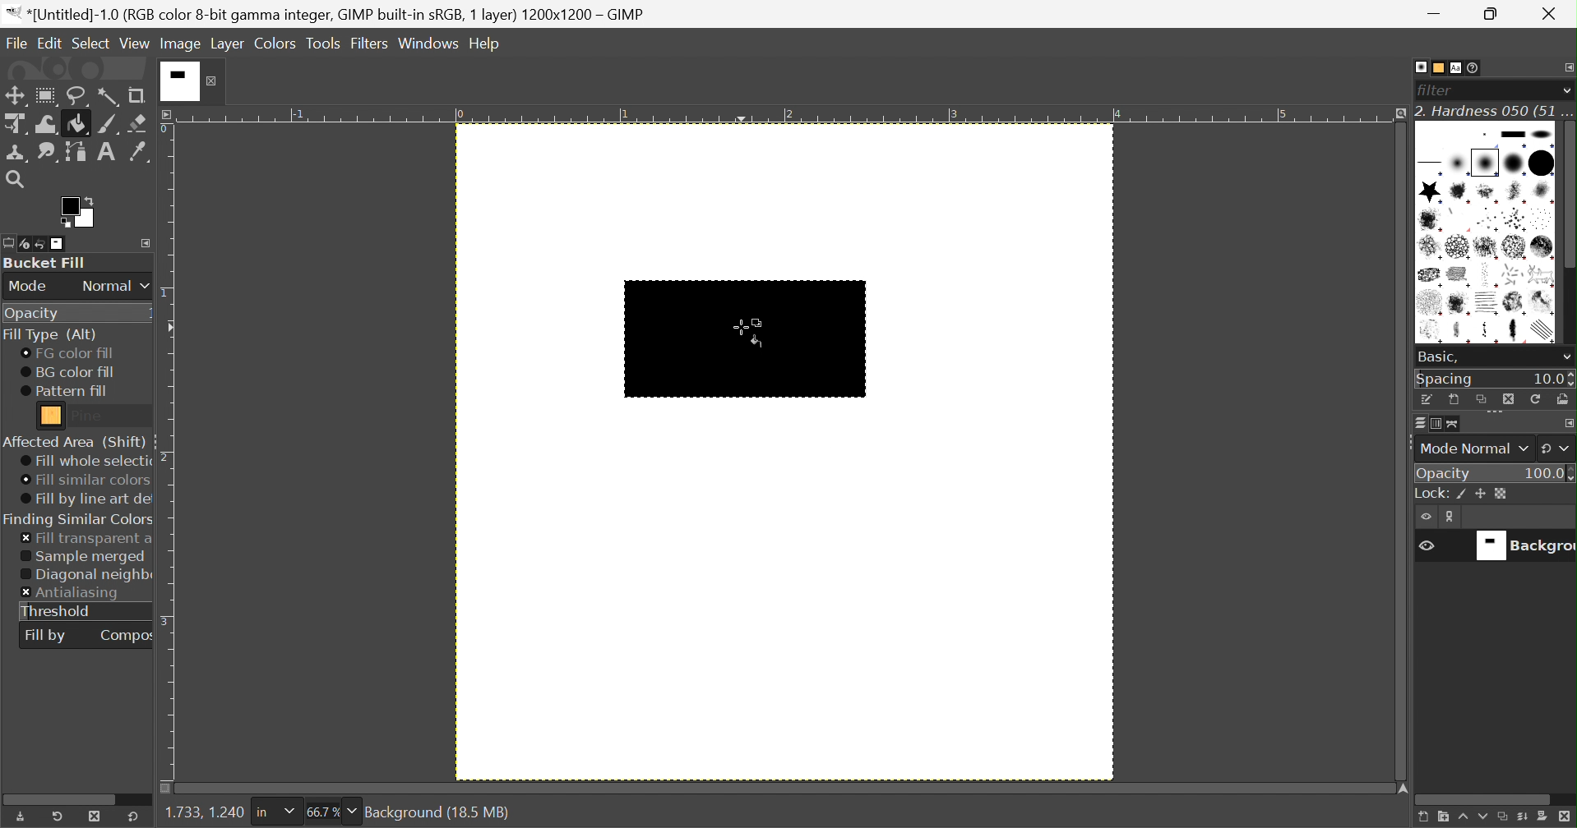  What do you see at coordinates (169, 113) in the screenshot?
I see `Access the image menu` at bounding box center [169, 113].